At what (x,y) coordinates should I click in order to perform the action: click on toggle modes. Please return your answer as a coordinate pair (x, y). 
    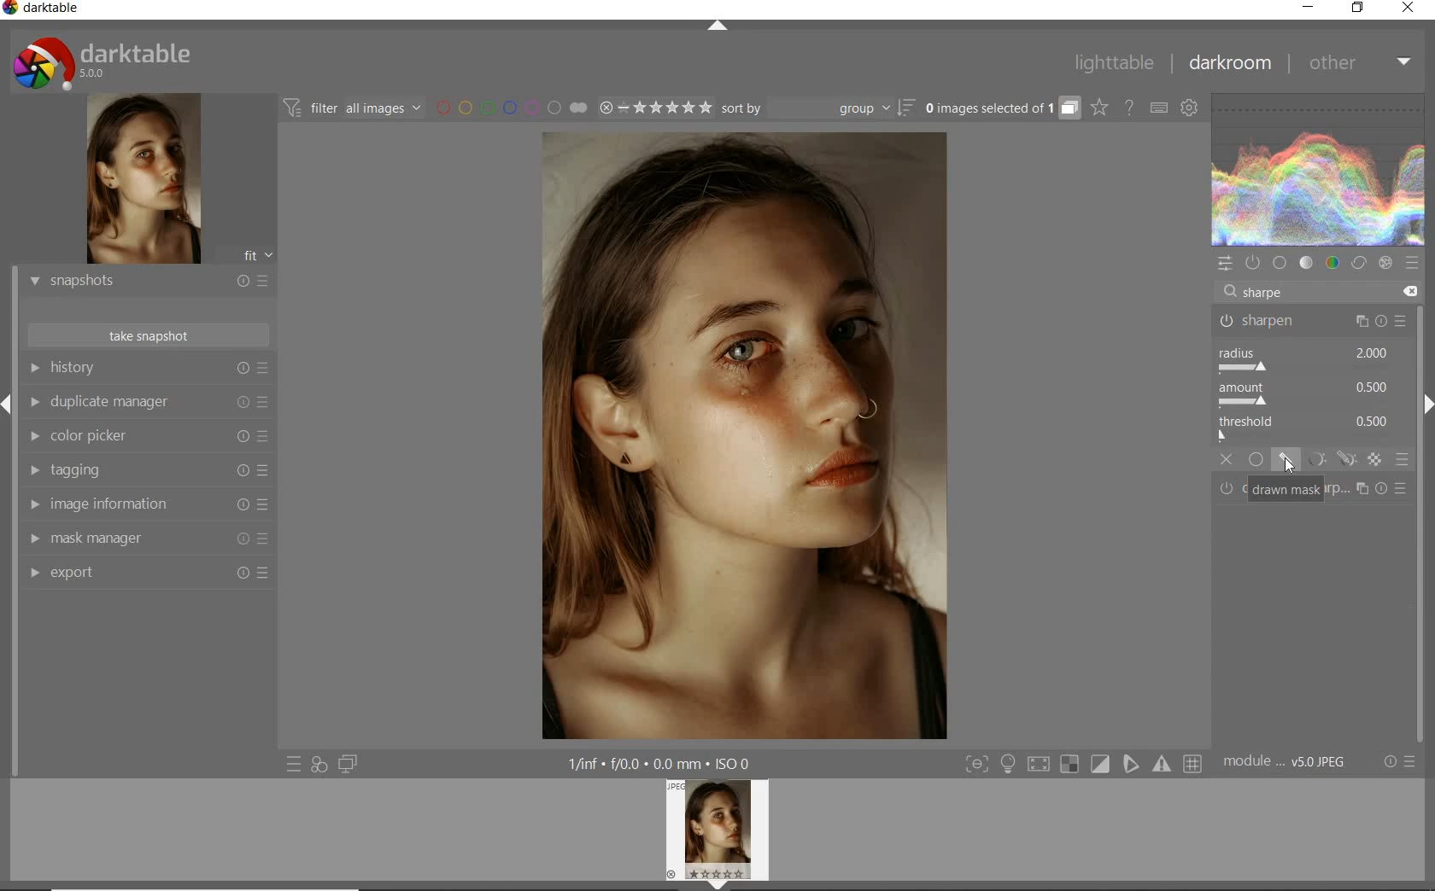
    Looking at the image, I should click on (1084, 764).